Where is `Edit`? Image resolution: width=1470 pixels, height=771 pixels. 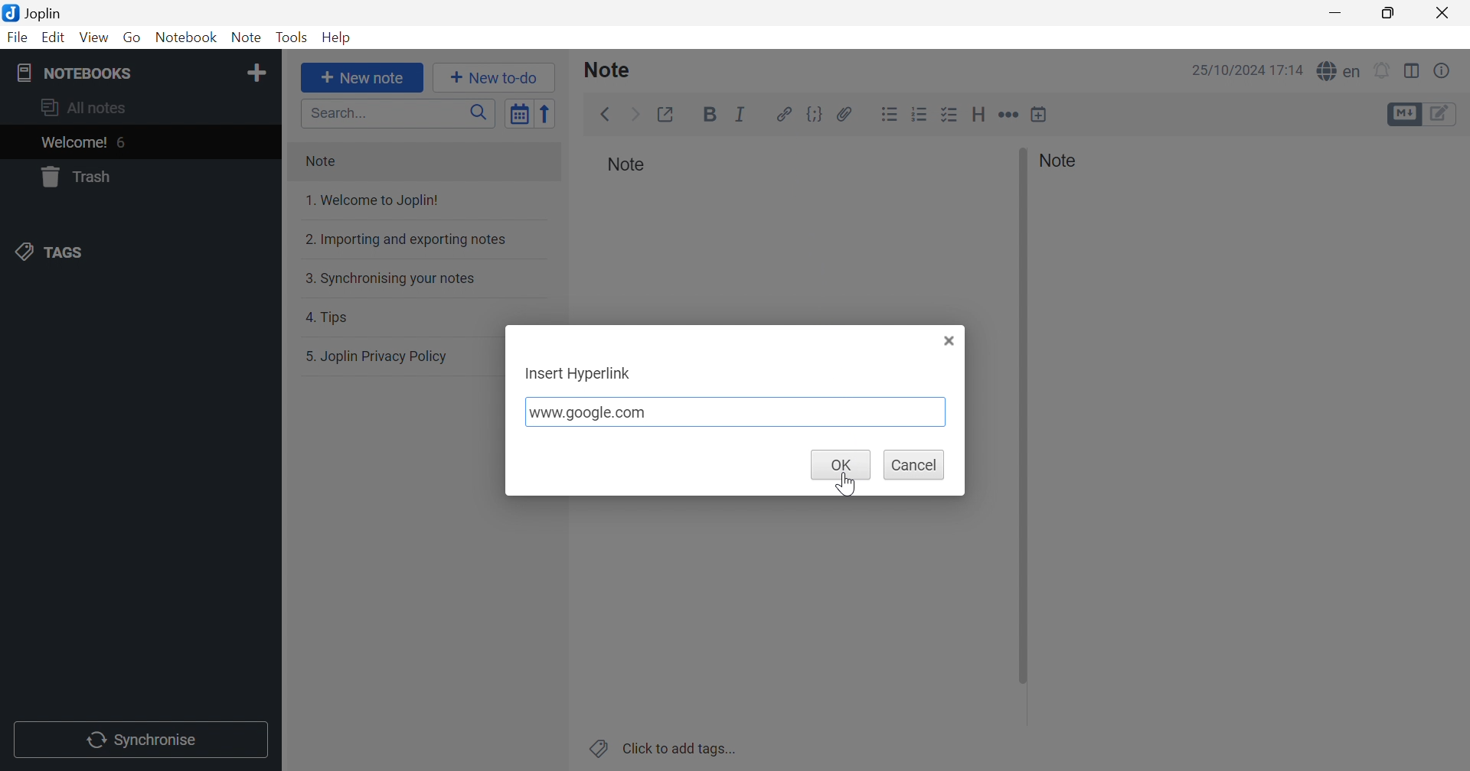
Edit is located at coordinates (54, 38).